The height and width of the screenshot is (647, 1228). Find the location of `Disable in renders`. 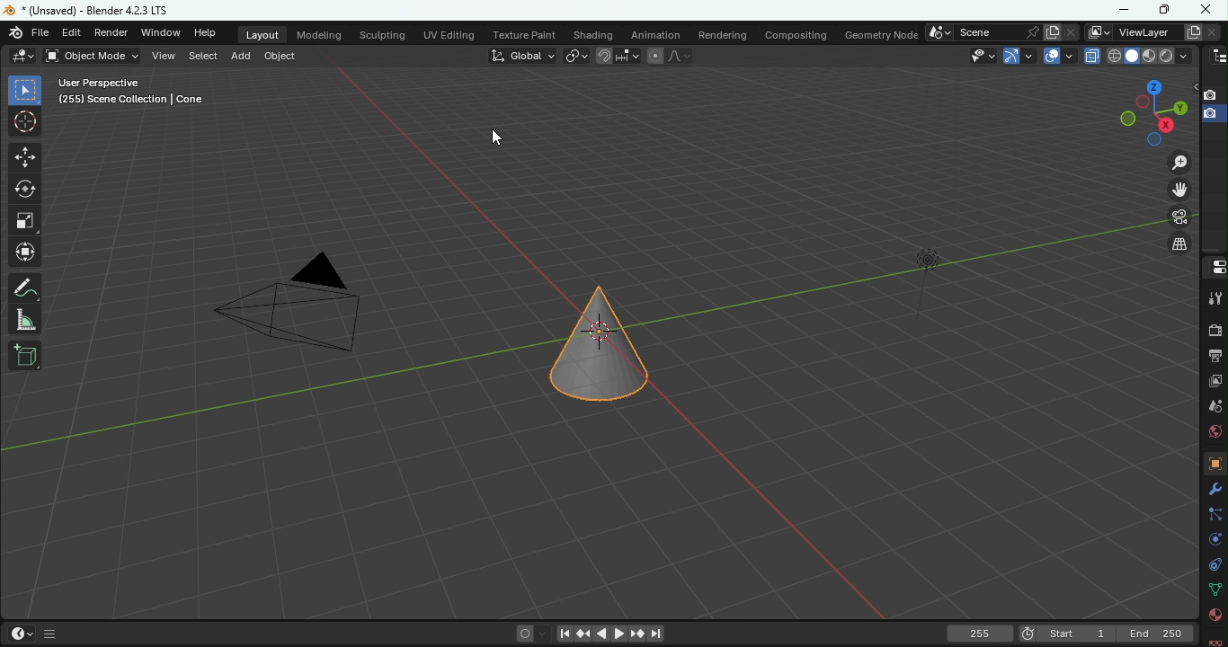

Disable in renders is located at coordinates (1212, 96).